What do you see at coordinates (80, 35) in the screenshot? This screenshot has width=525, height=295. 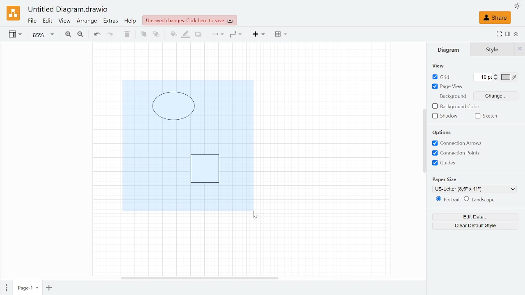 I see `Zoom out` at bounding box center [80, 35].